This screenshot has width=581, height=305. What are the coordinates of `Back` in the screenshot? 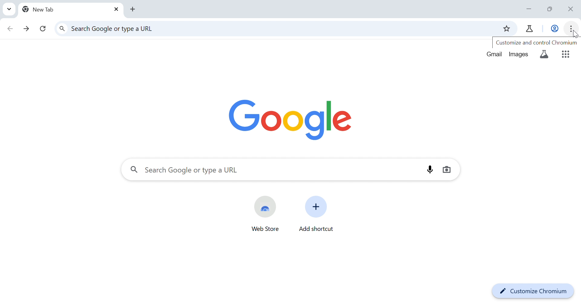 It's located at (10, 30).